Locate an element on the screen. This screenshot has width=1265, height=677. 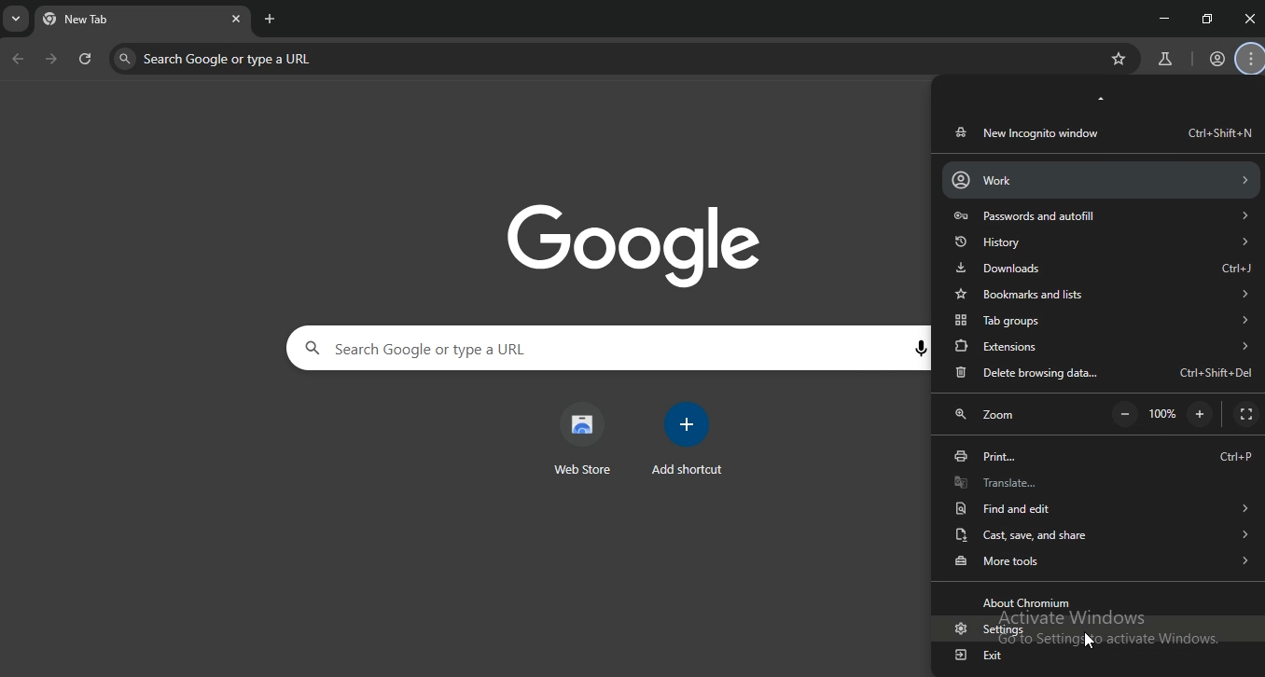
minimize is located at coordinates (1161, 17).